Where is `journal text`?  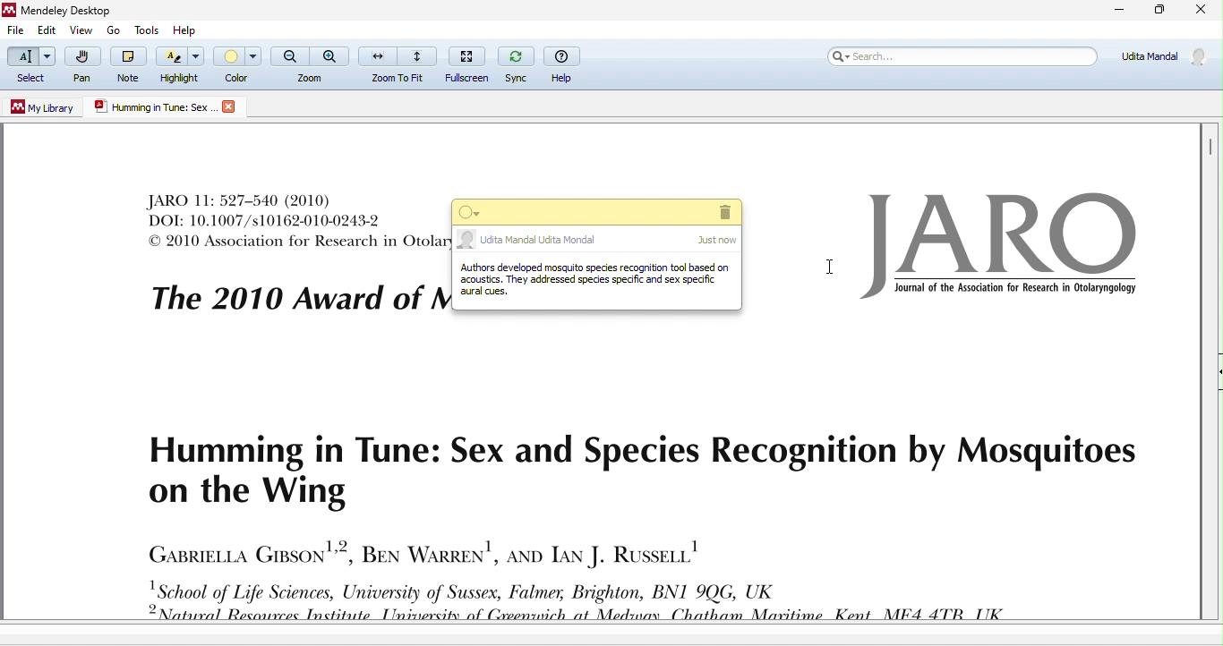 journal text is located at coordinates (668, 522).